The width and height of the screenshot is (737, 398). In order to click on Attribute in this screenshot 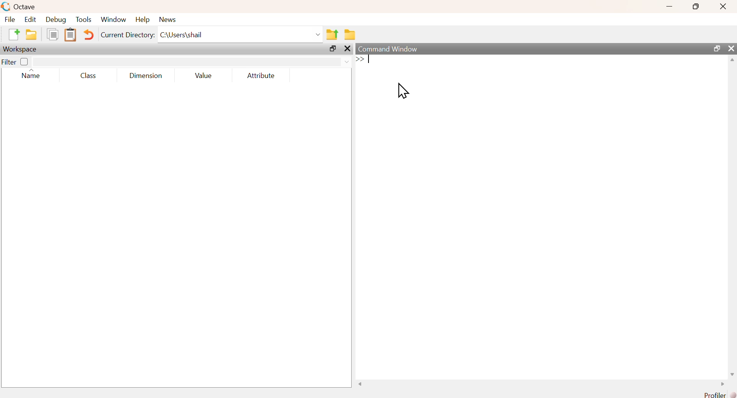, I will do `click(261, 76)`.